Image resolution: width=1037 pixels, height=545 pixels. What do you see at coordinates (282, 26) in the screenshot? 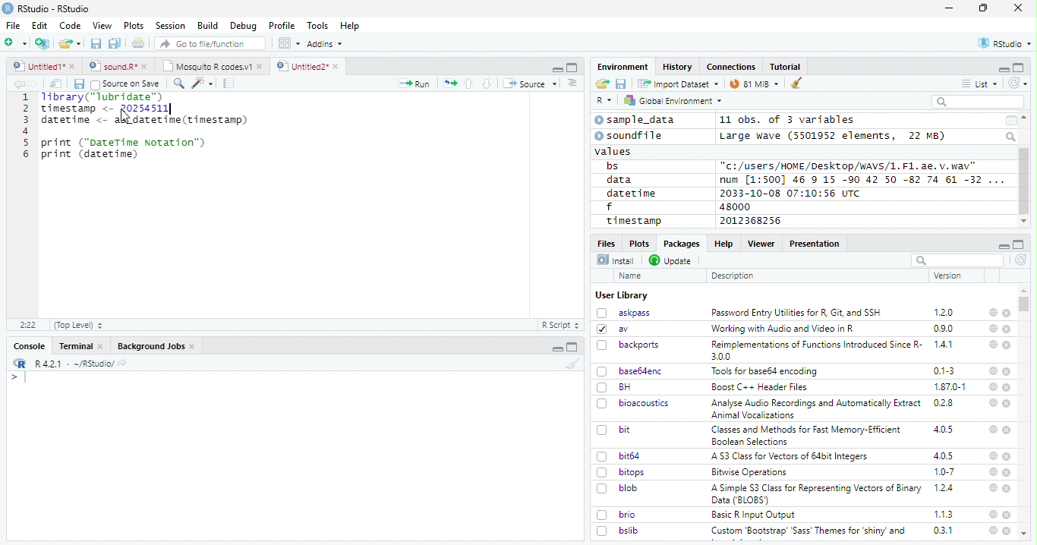
I see `Profile` at bounding box center [282, 26].